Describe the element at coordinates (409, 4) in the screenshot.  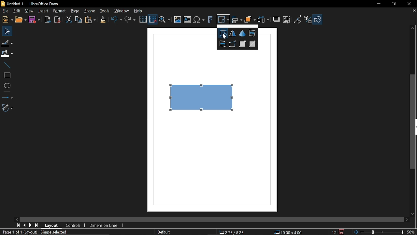
I see `Close window` at that location.